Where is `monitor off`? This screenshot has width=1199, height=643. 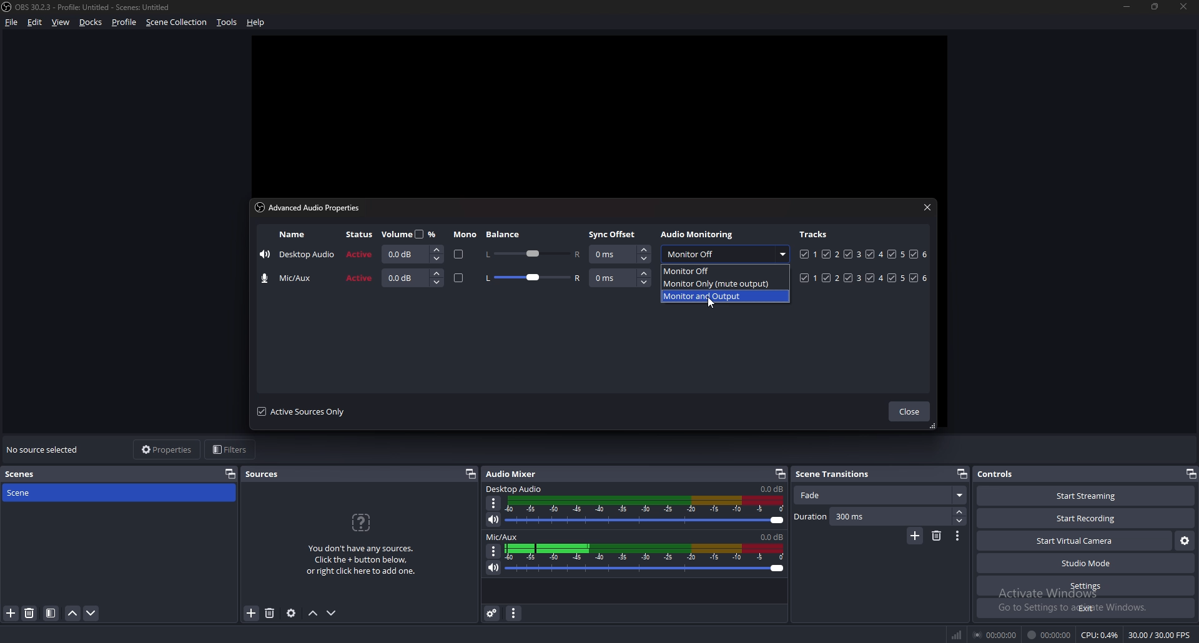
monitor off is located at coordinates (703, 272).